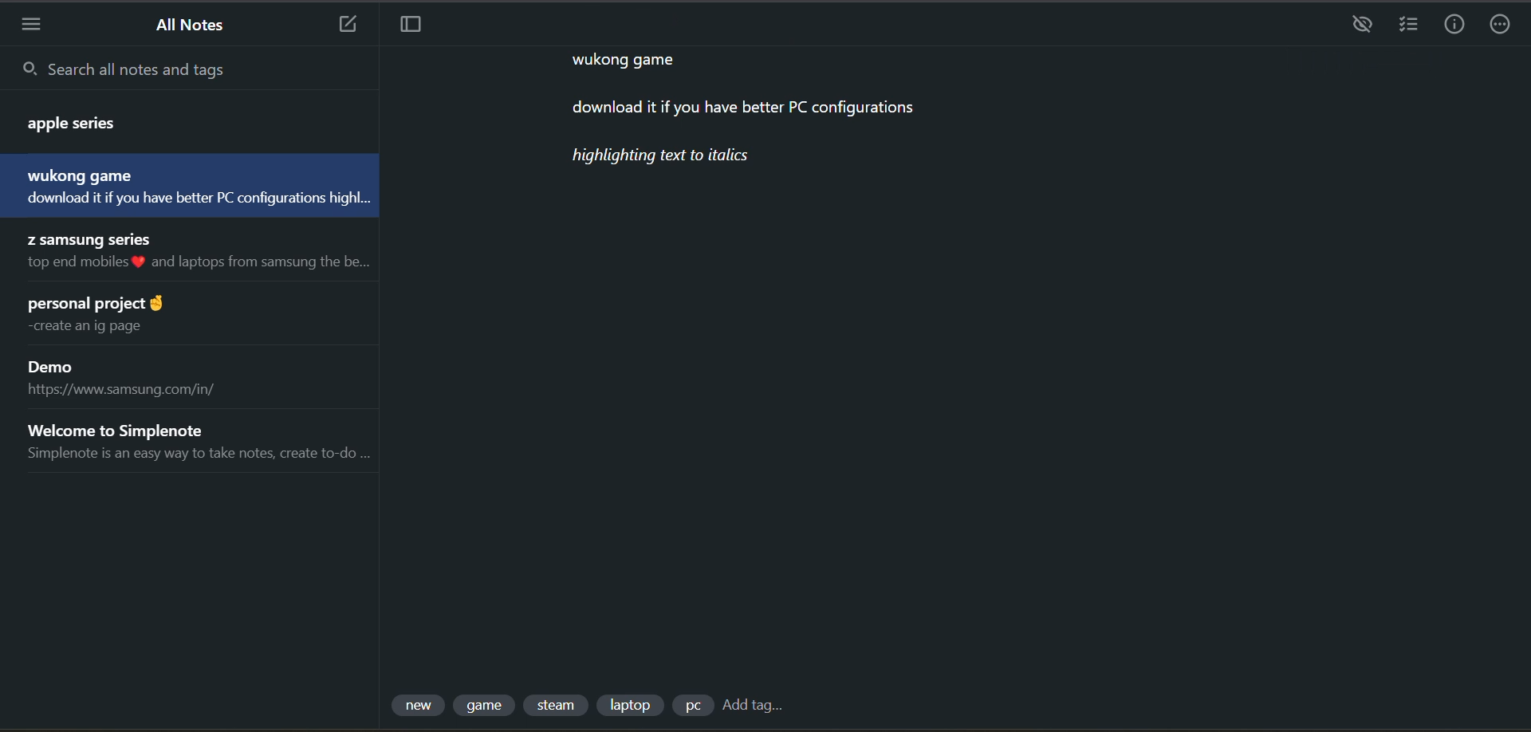 The height and width of the screenshot is (732, 1531). What do you see at coordinates (186, 185) in the screenshot?
I see `note title and preview` at bounding box center [186, 185].